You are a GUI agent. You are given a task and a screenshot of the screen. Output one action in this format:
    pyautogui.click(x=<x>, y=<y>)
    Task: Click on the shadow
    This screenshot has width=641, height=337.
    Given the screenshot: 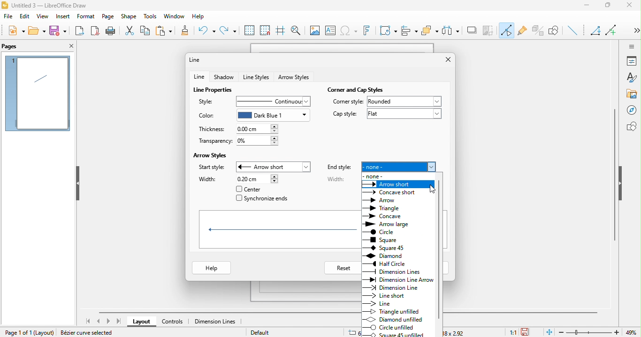 What is the action you would take?
    pyautogui.click(x=225, y=76)
    